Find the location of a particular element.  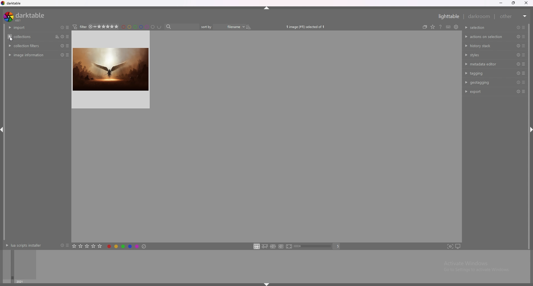

full preview layout is located at coordinates (289, 247).